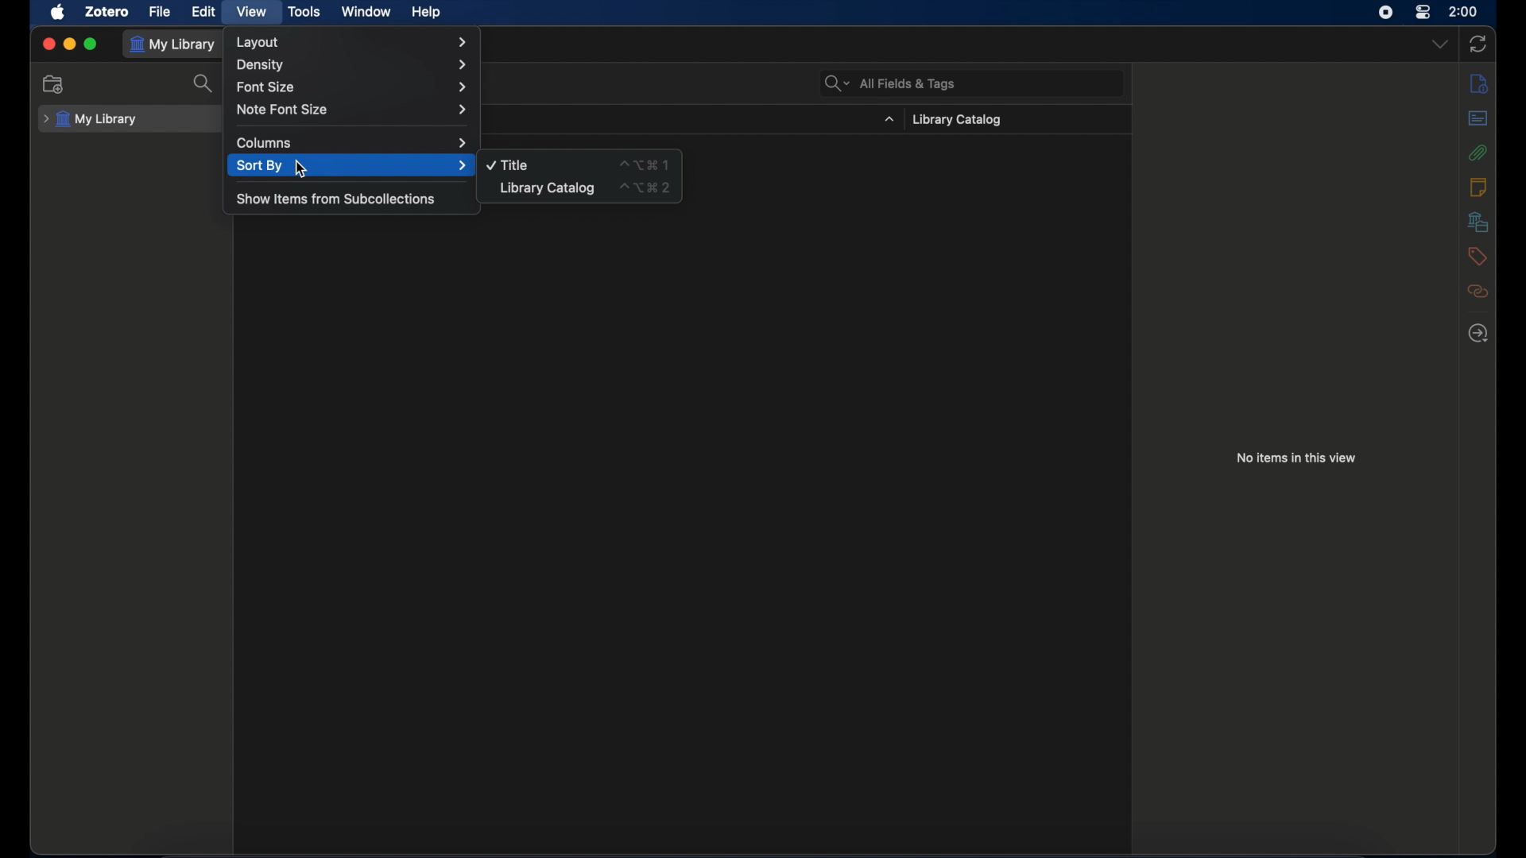  Describe the element at coordinates (351, 165) in the screenshot. I see `sort by` at that location.